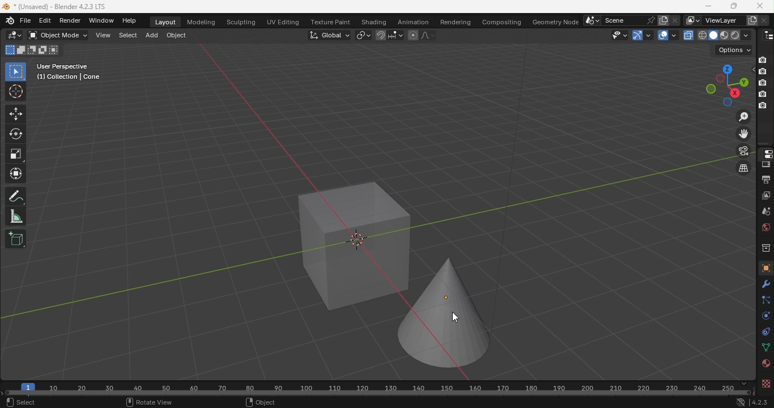 Image resolution: width=774 pixels, height=408 pixels. I want to click on Transformation orientation, so click(331, 34).